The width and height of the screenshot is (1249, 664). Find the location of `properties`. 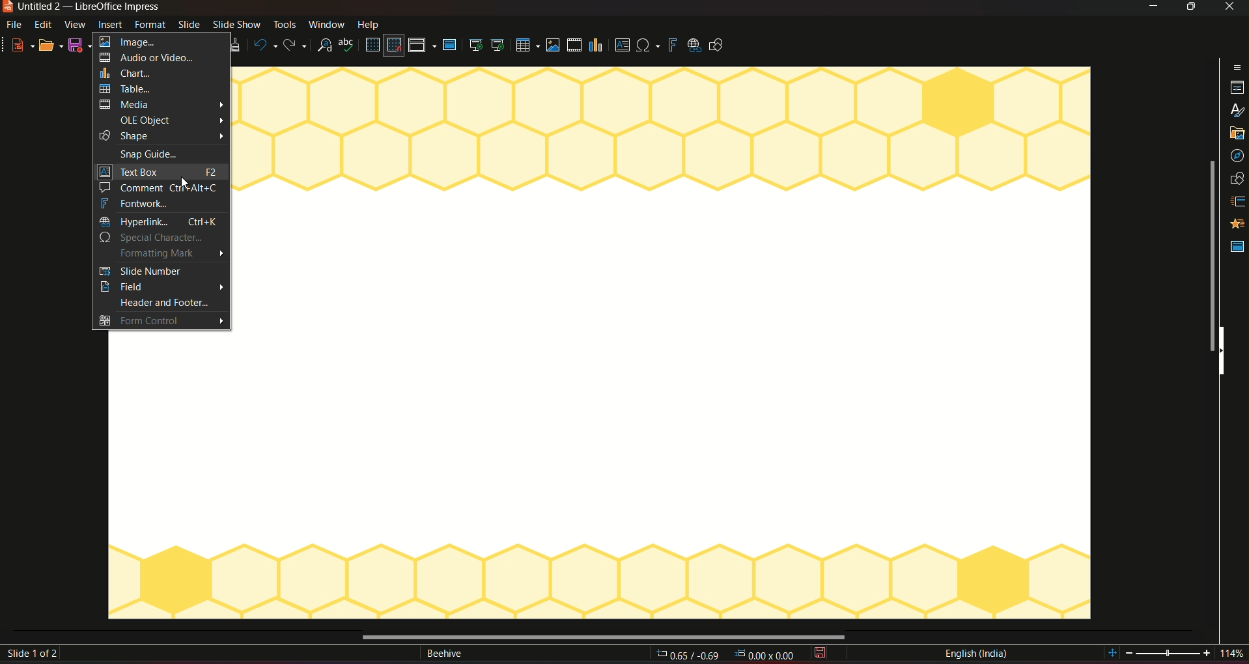

properties is located at coordinates (1236, 88).